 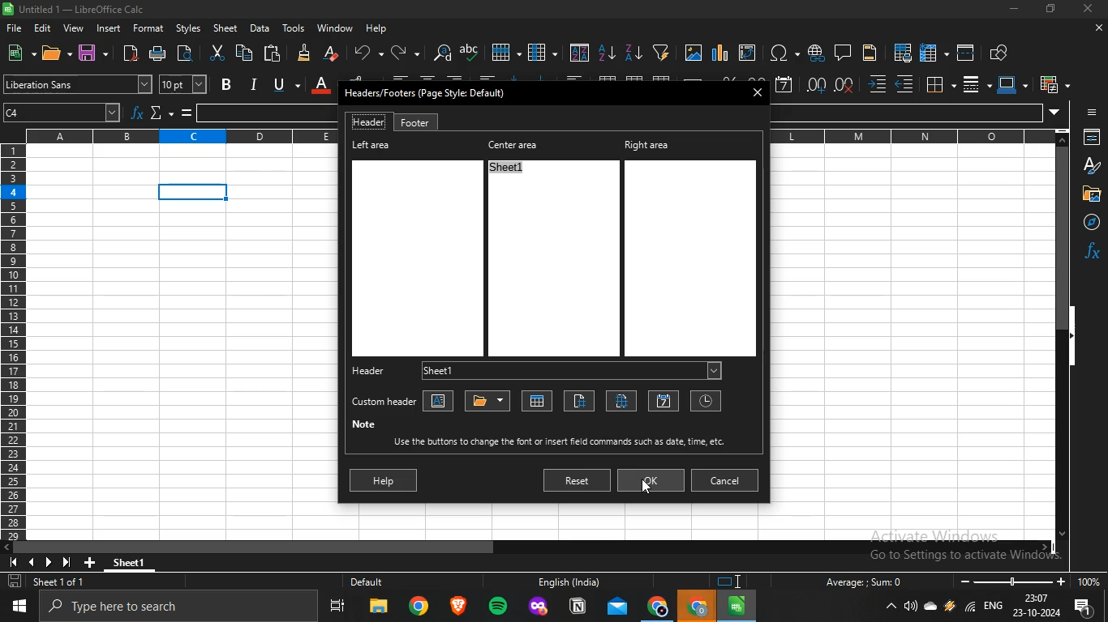 What do you see at coordinates (338, 609) in the screenshot?
I see `task view` at bounding box center [338, 609].